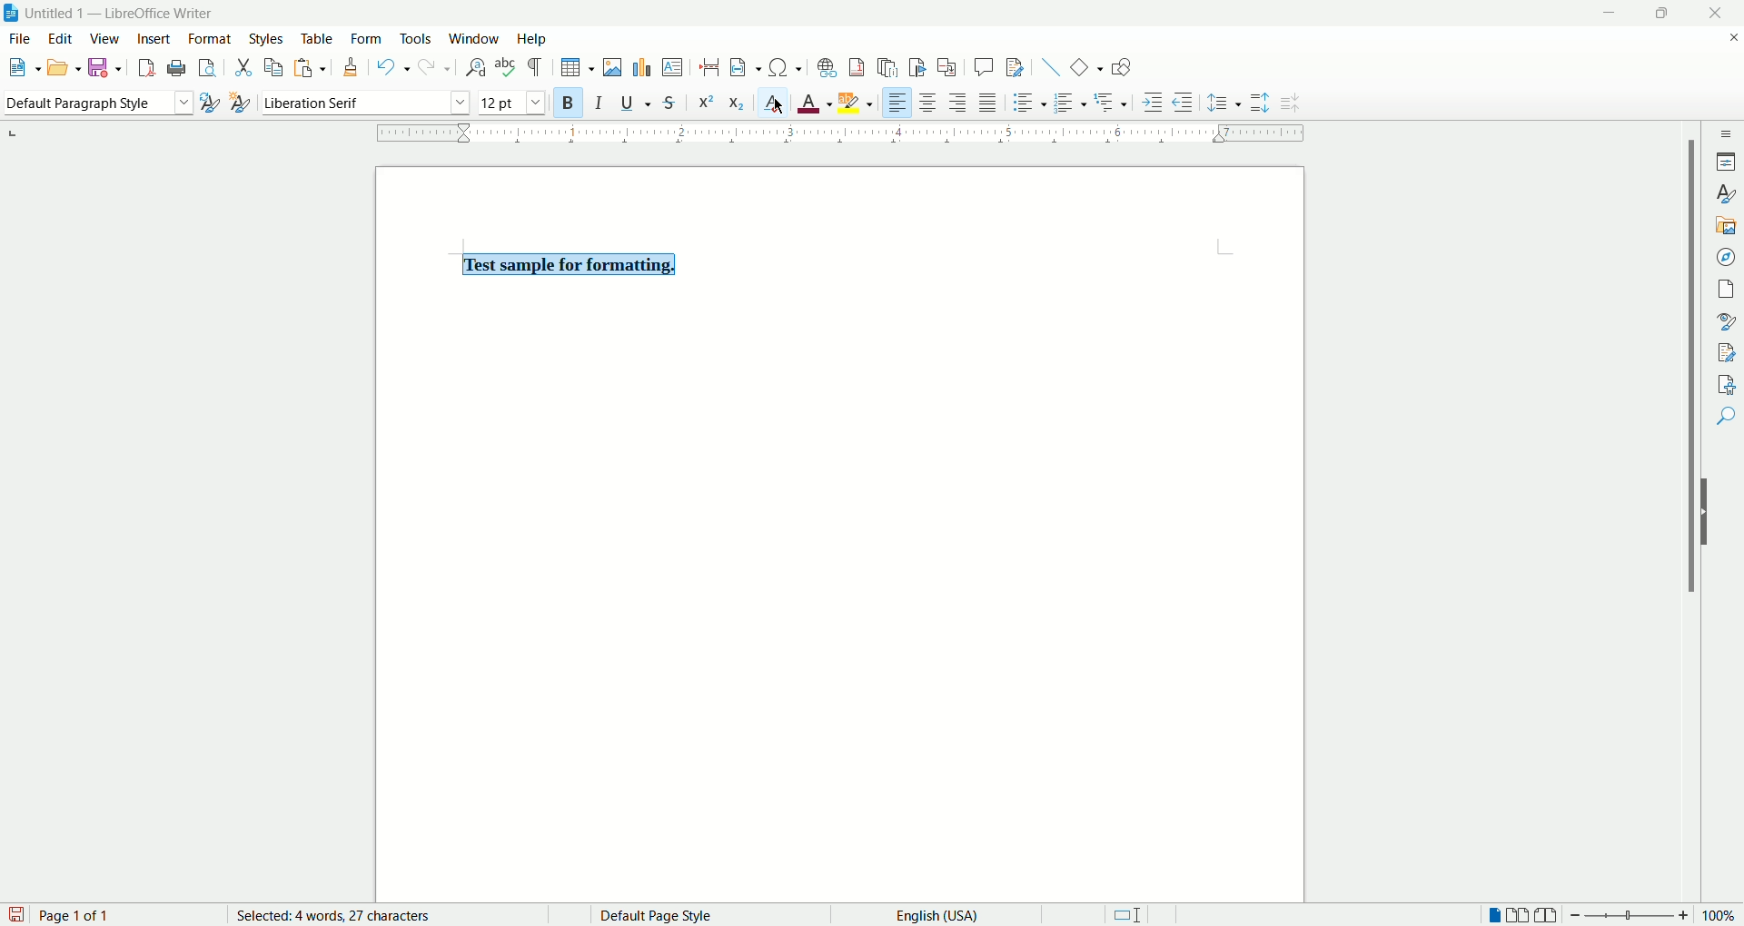 The image size is (1744, 926). I want to click on unordered list, so click(1030, 103).